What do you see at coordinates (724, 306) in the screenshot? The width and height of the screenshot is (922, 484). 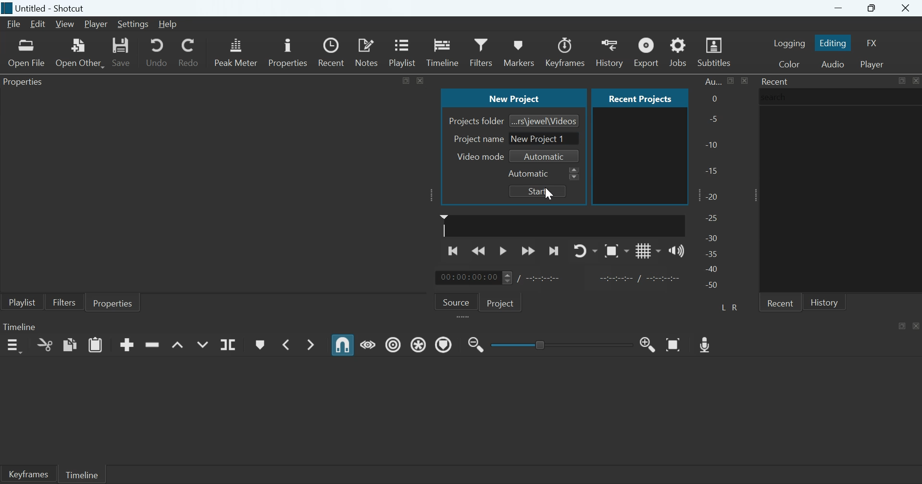 I see `Left` at bounding box center [724, 306].